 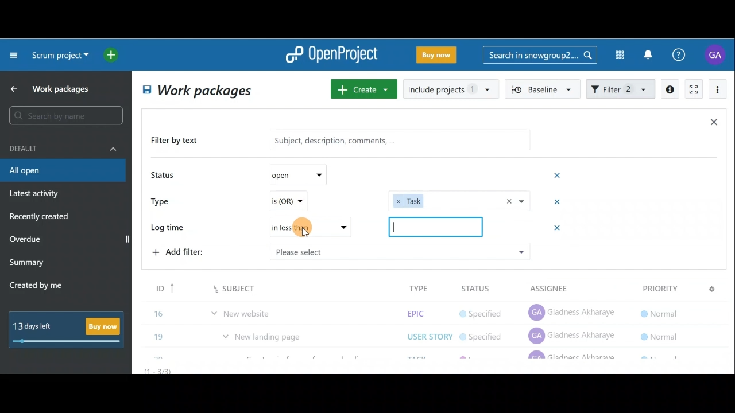 I want to click on Summary, so click(x=27, y=264).